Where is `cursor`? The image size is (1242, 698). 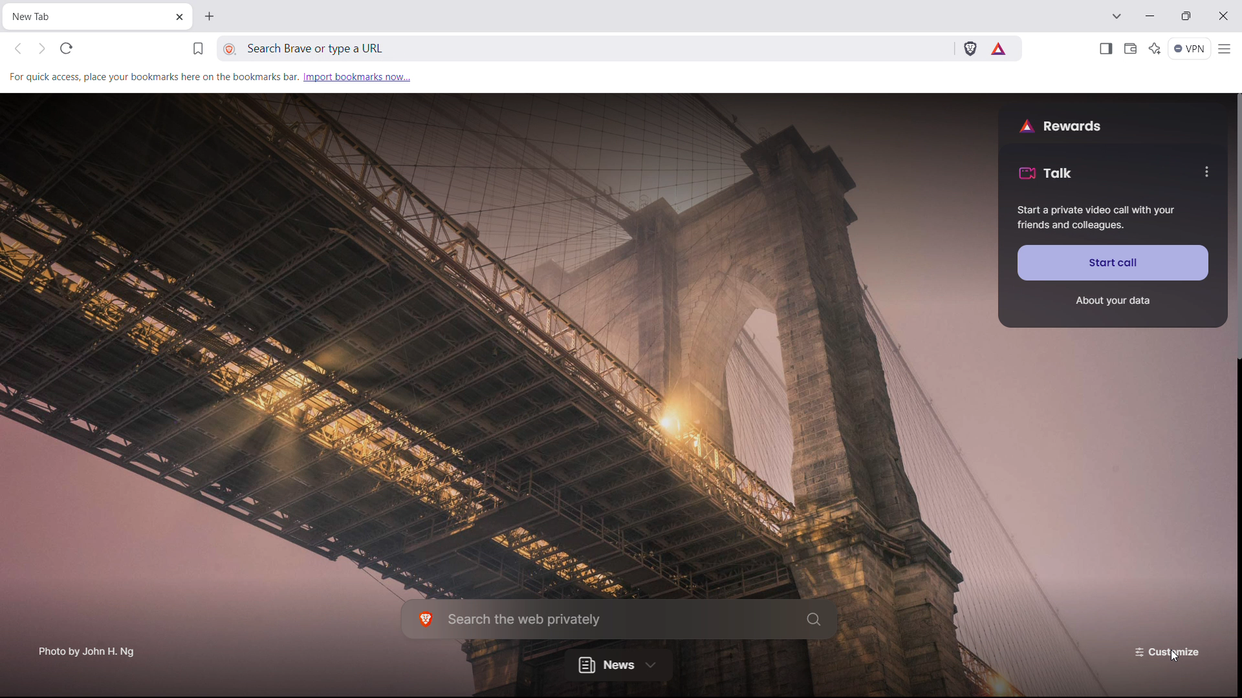
cursor is located at coordinates (1173, 656).